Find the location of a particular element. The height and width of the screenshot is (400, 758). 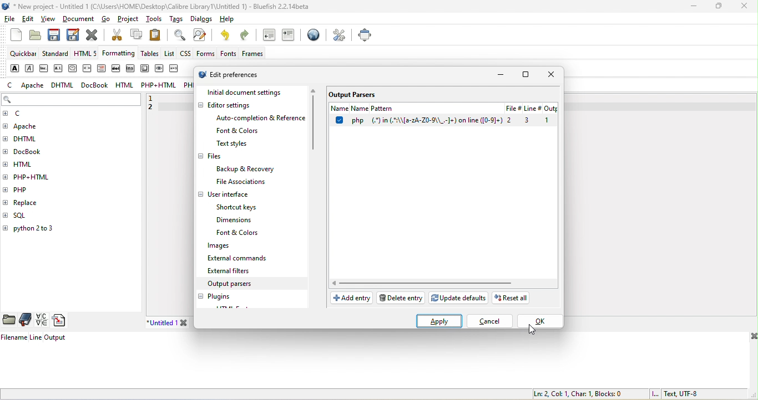

auto completion & reference is located at coordinates (263, 118).